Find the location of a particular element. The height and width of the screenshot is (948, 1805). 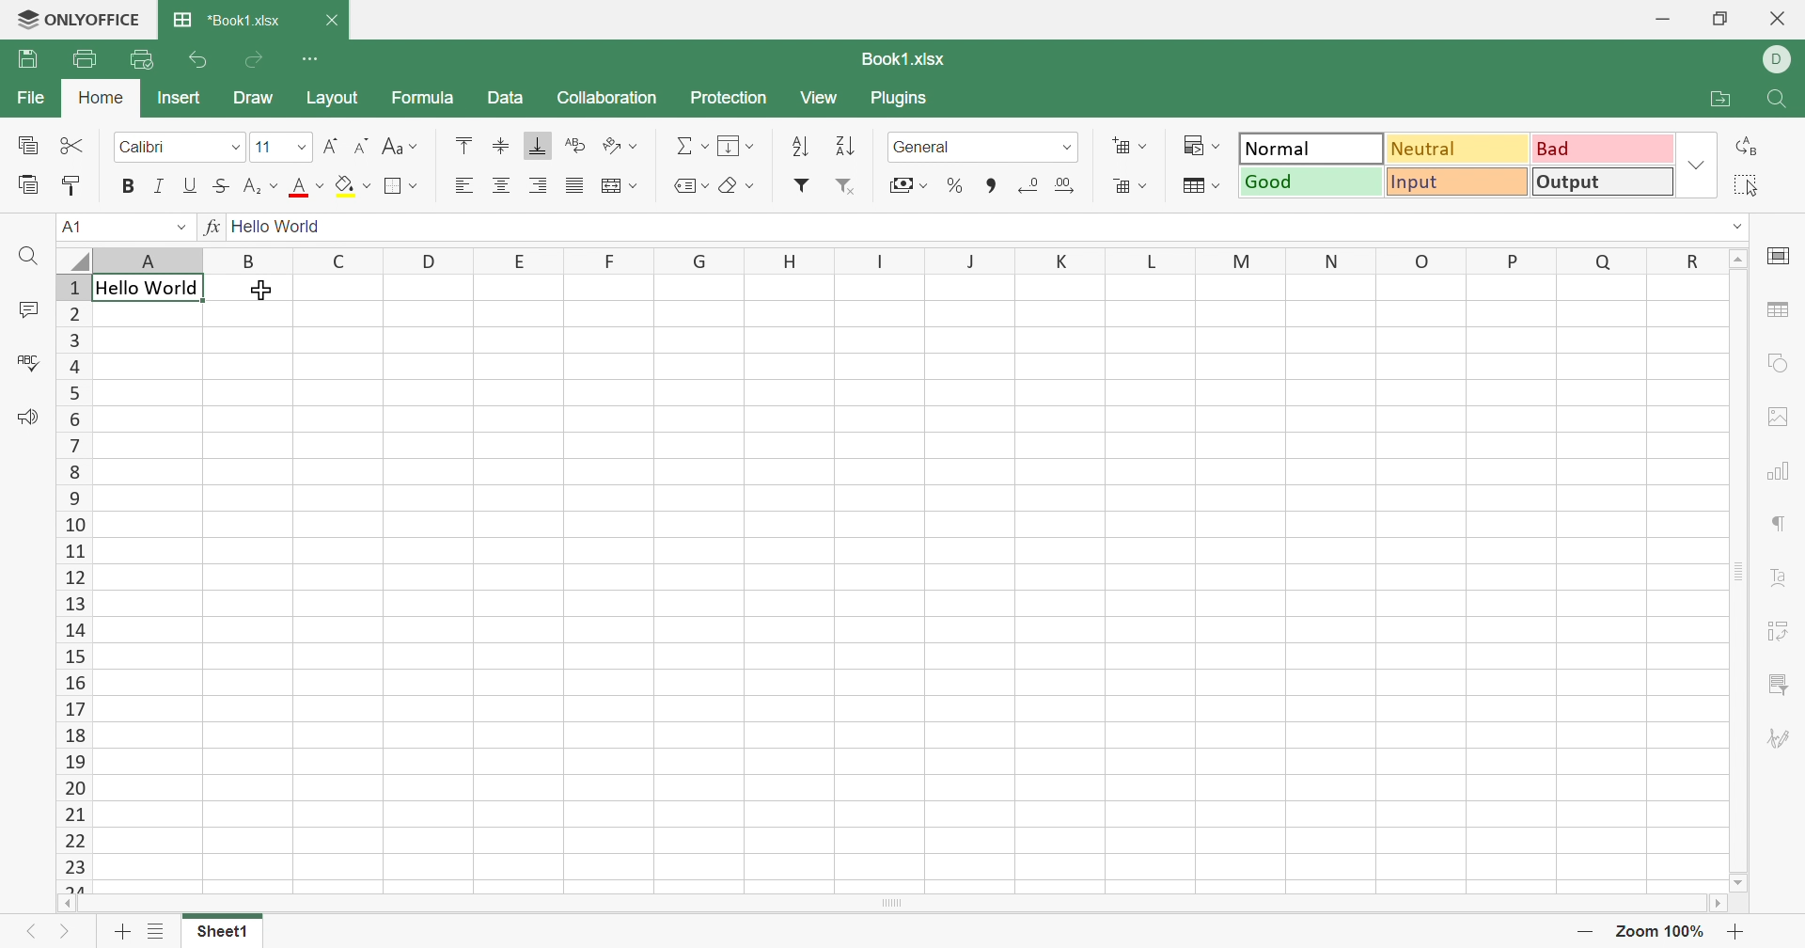

Column names is located at coordinates (908, 260).